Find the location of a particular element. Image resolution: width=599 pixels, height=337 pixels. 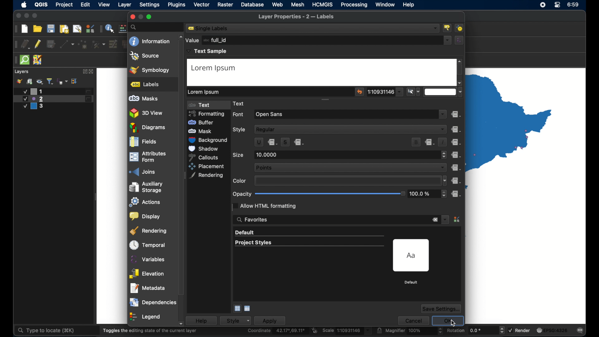

HCMGIS is located at coordinates (323, 5).